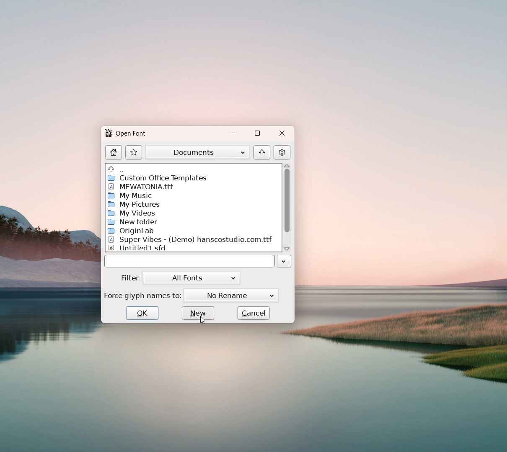 This screenshot has width=507, height=452. I want to click on scroll down, so click(287, 249).